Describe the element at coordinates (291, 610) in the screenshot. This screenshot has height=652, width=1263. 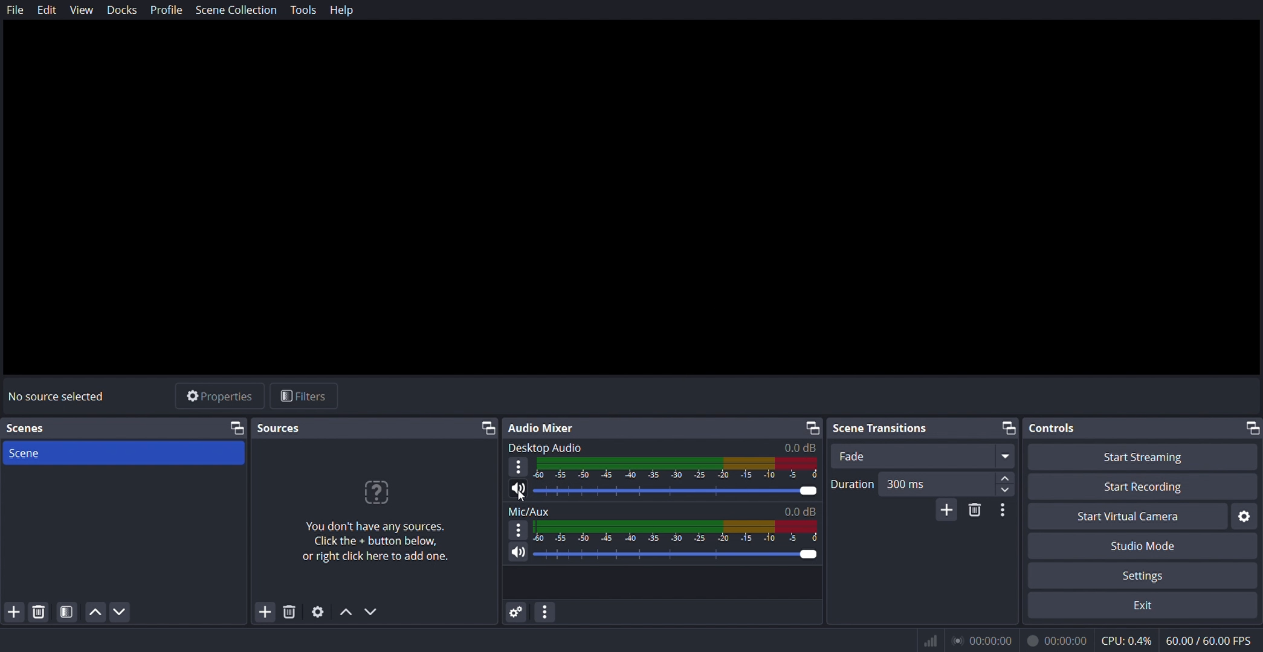
I see `delete sources` at that location.